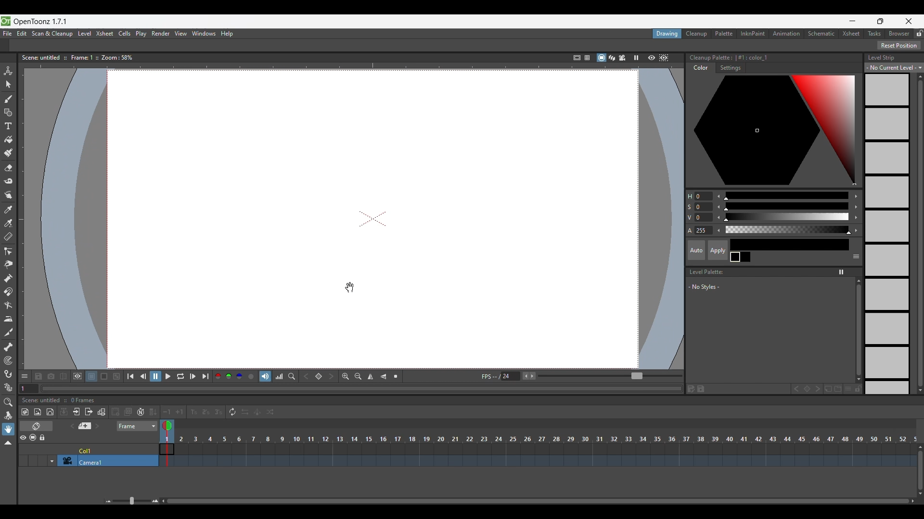  Describe the element at coordinates (7, 434) in the screenshot. I see `Cursor clicking on hand tool` at that location.